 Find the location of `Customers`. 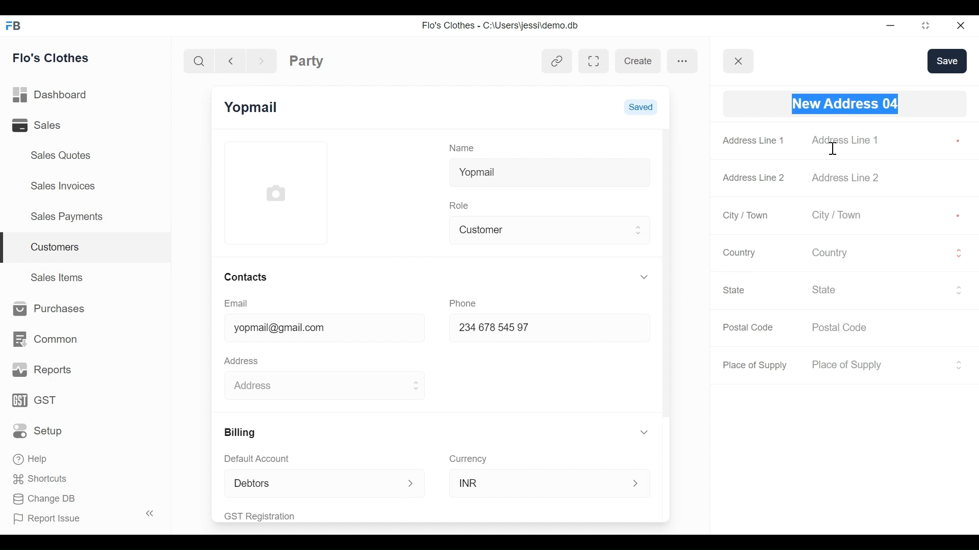

Customers is located at coordinates (87, 248).